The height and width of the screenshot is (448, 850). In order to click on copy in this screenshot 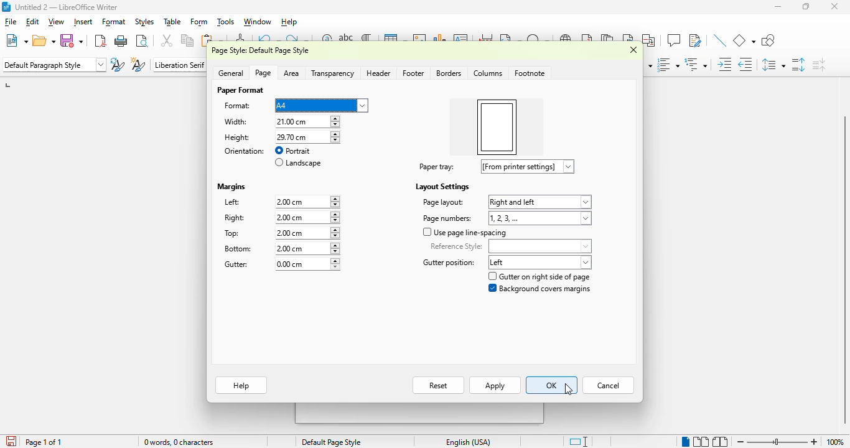, I will do `click(187, 40)`.